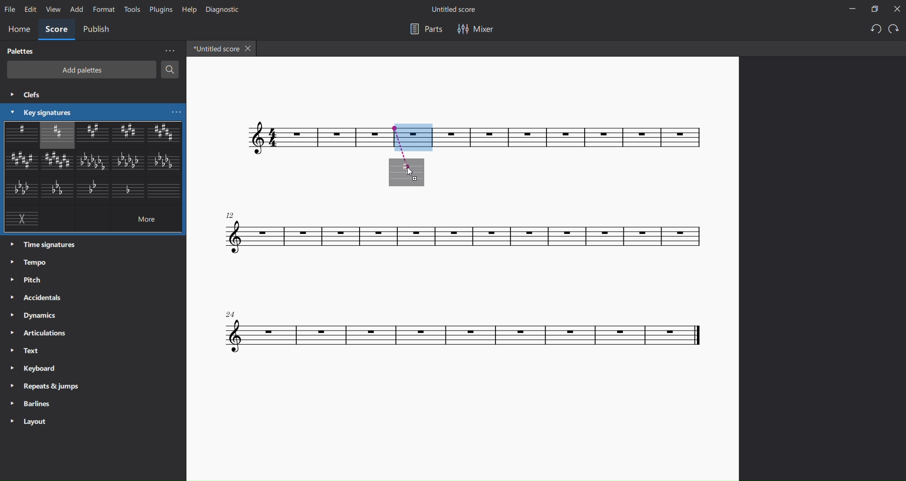 The image size is (906, 481). I want to click on more key signatures options, so click(177, 114).